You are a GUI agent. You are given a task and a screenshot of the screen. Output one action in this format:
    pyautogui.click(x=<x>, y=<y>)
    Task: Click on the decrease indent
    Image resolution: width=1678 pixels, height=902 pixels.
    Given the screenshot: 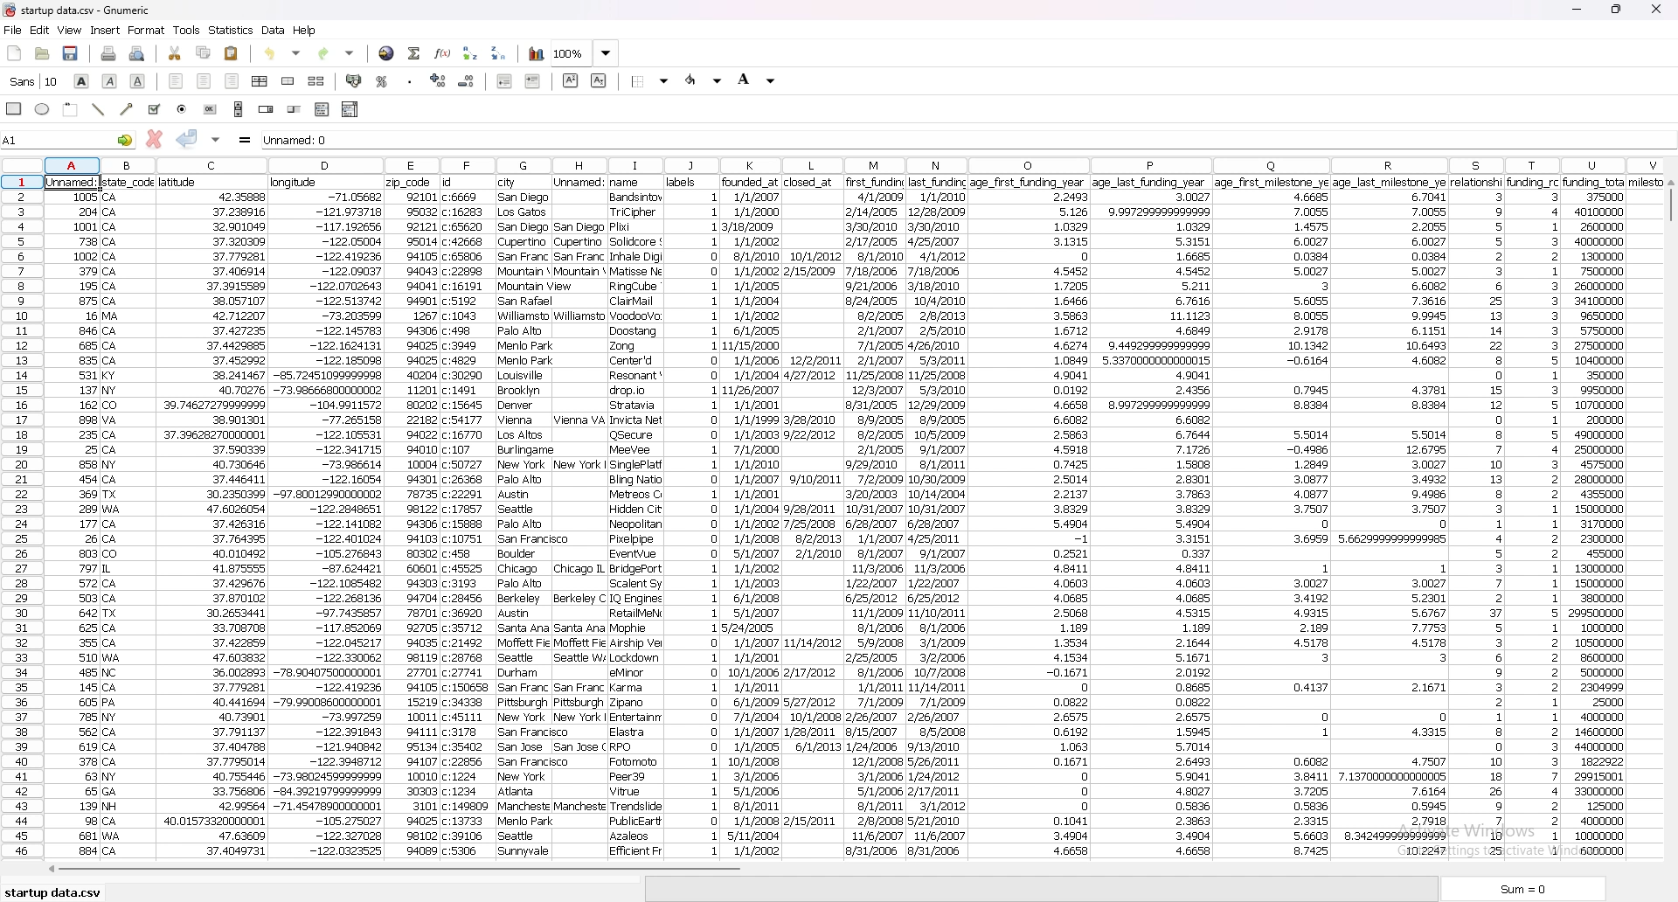 What is the action you would take?
    pyautogui.click(x=503, y=80)
    